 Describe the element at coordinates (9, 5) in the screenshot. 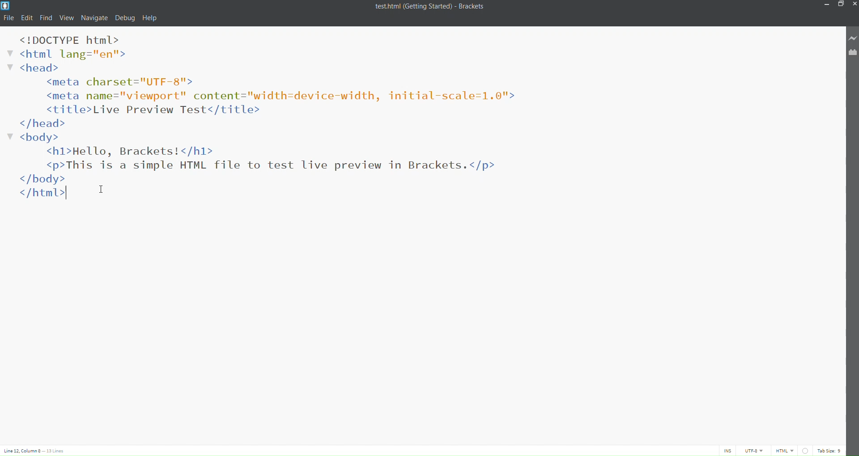

I see `Logo` at that location.